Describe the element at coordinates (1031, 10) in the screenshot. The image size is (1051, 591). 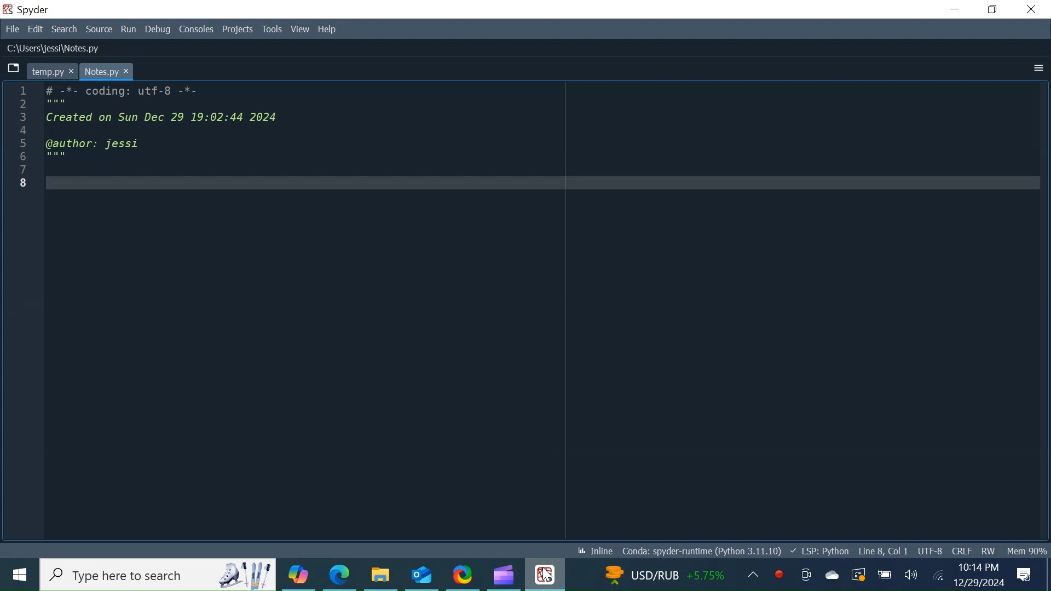
I see `Close` at that location.